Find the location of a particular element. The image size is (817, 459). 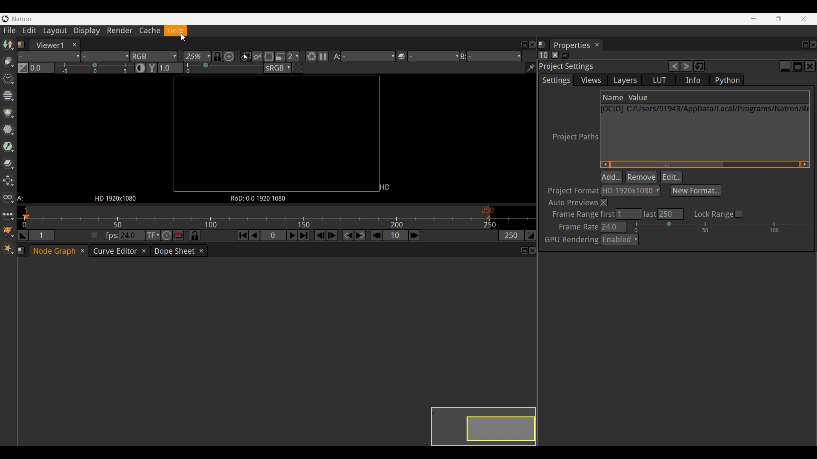

Alpha channel is located at coordinates (105, 57).